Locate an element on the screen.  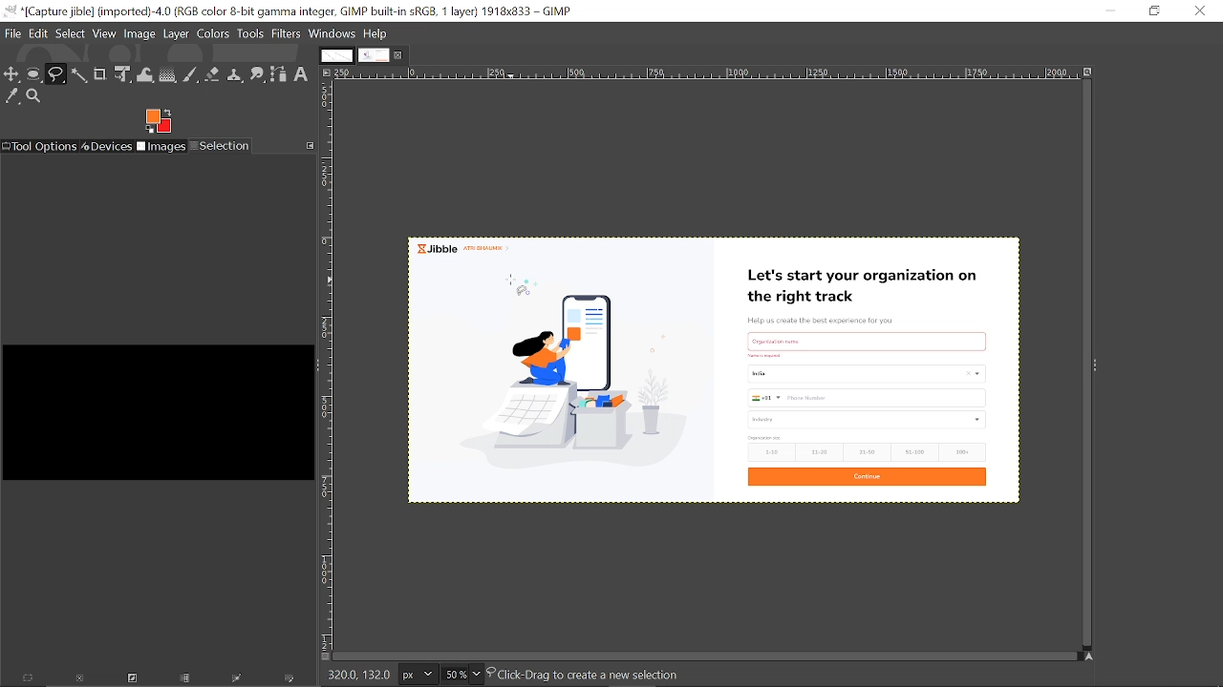
Paintbrush tool is located at coordinates (191, 75).